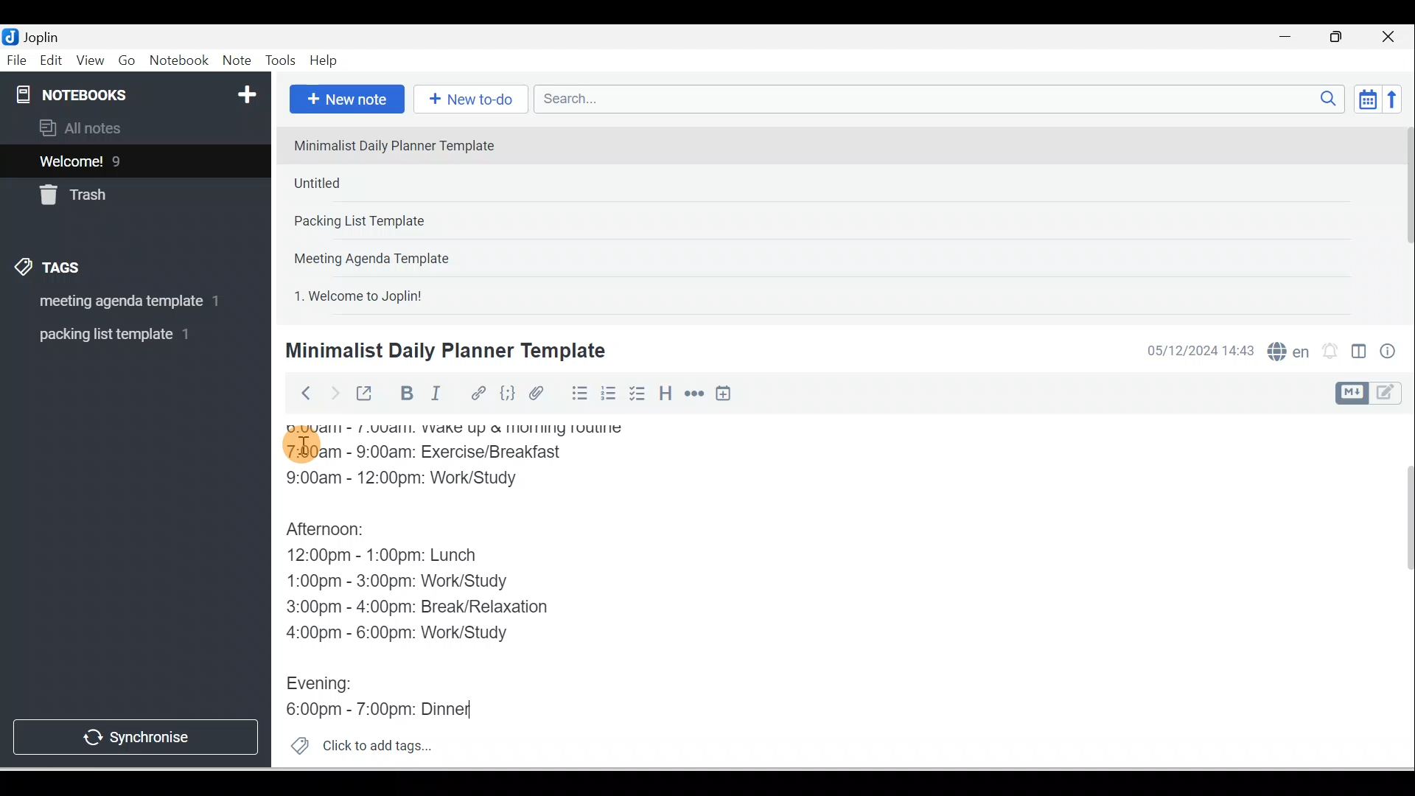 The image size is (1415, 796). What do you see at coordinates (299, 393) in the screenshot?
I see `Back` at bounding box center [299, 393].